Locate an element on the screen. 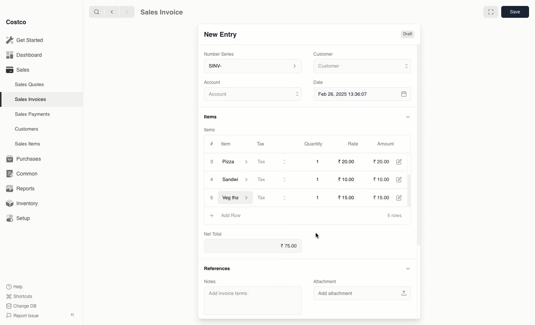 This screenshot has height=325, width=535. 20.00 is located at coordinates (346, 162).